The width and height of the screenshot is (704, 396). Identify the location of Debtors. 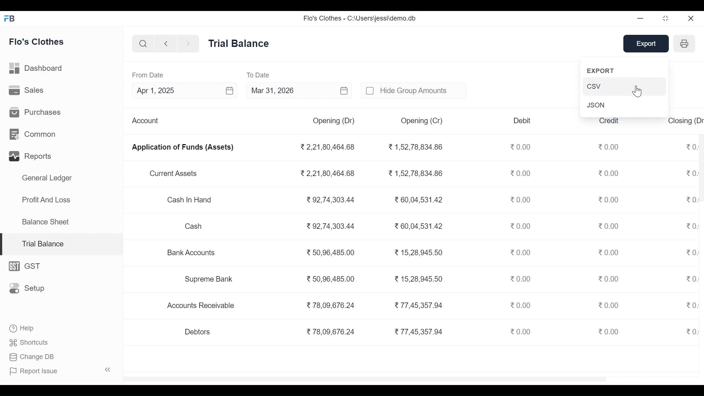
(198, 331).